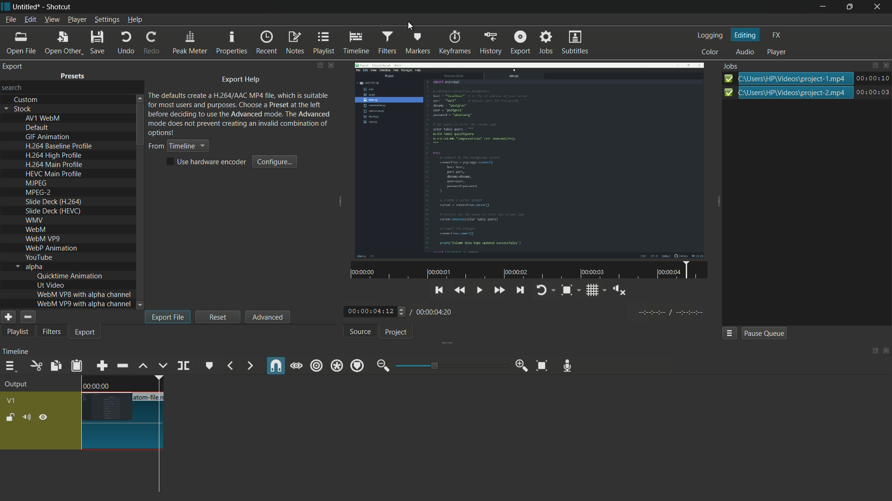  What do you see at coordinates (139, 97) in the screenshot?
I see `scroll up` at bounding box center [139, 97].